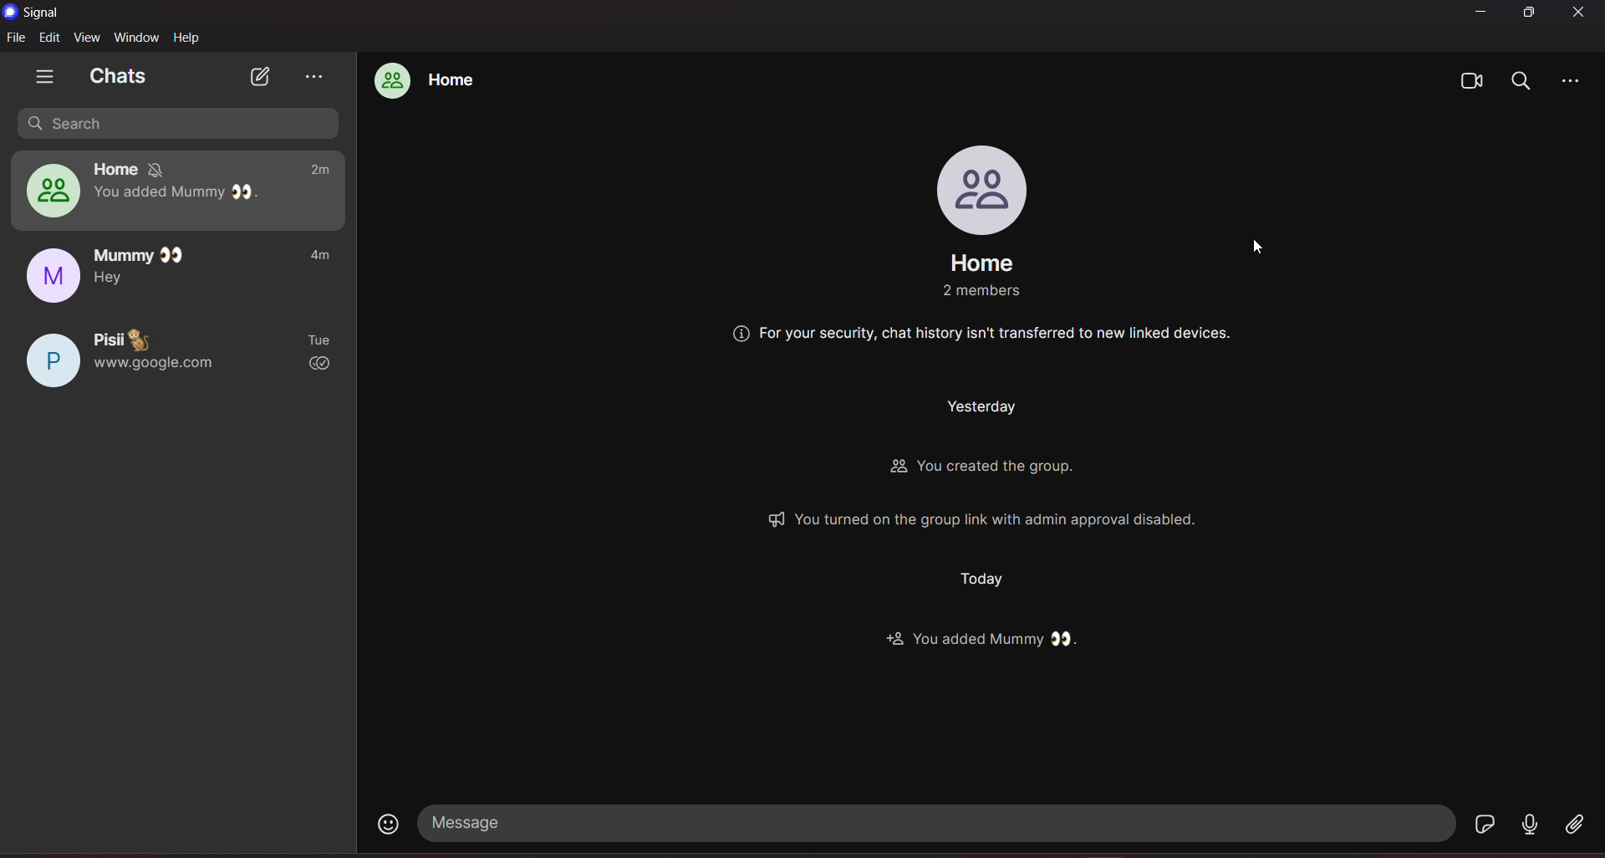  I want to click on search, so click(1521, 81).